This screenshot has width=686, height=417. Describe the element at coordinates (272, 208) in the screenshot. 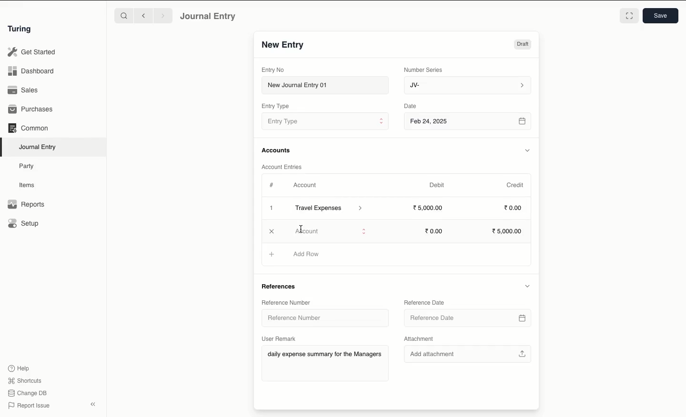

I see `Add` at that location.